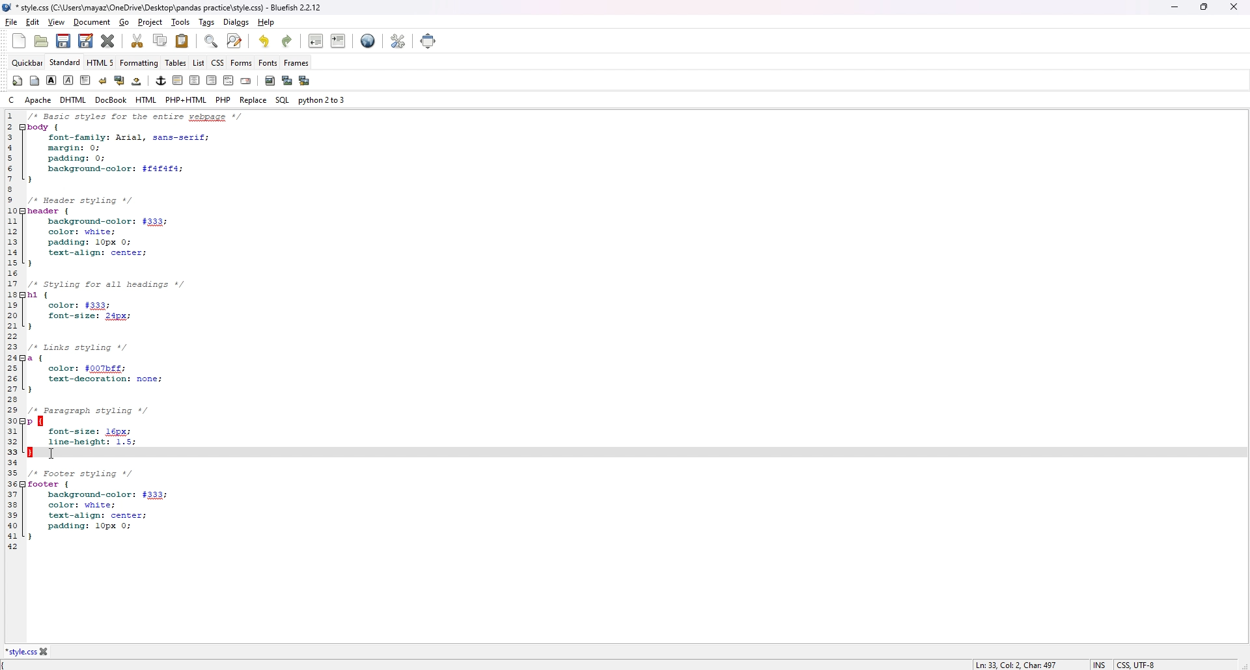  Describe the element at coordinates (140, 63) in the screenshot. I see `formatting` at that location.